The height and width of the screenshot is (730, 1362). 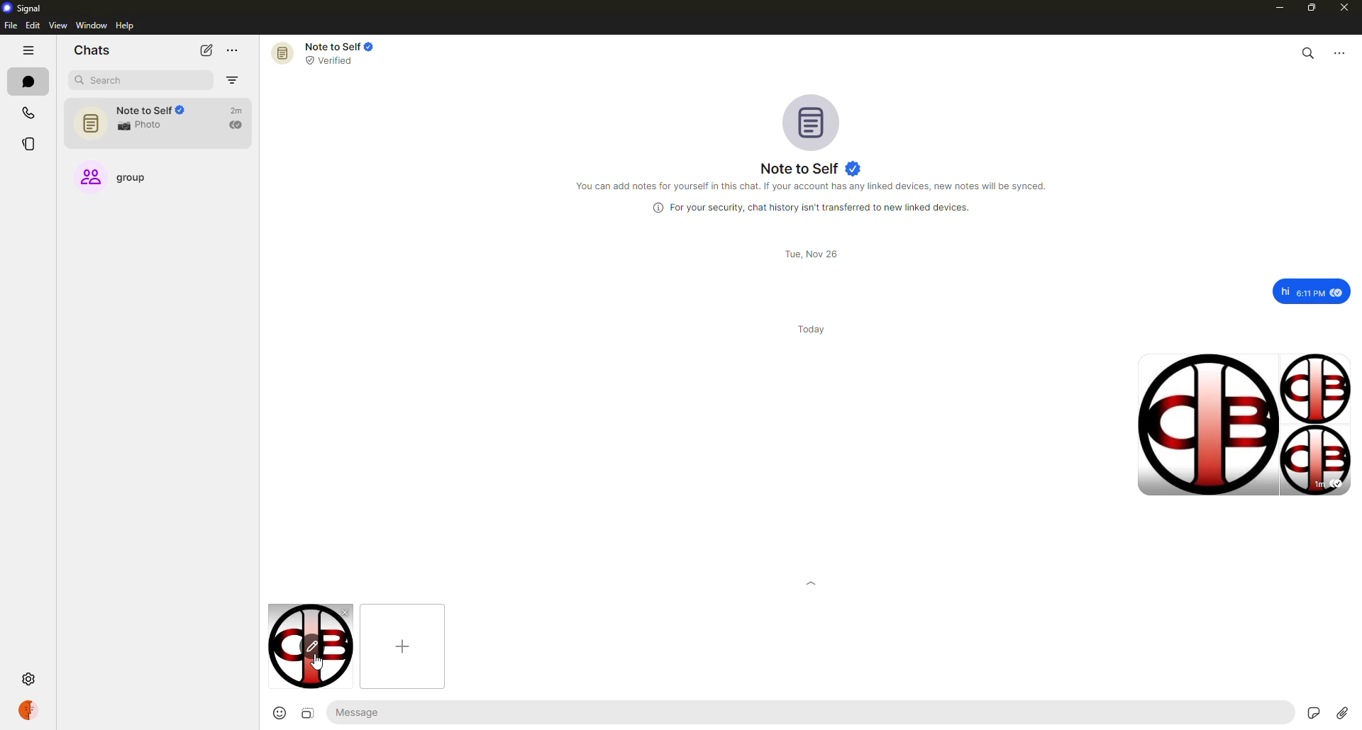 I want to click on search, so click(x=111, y=82).